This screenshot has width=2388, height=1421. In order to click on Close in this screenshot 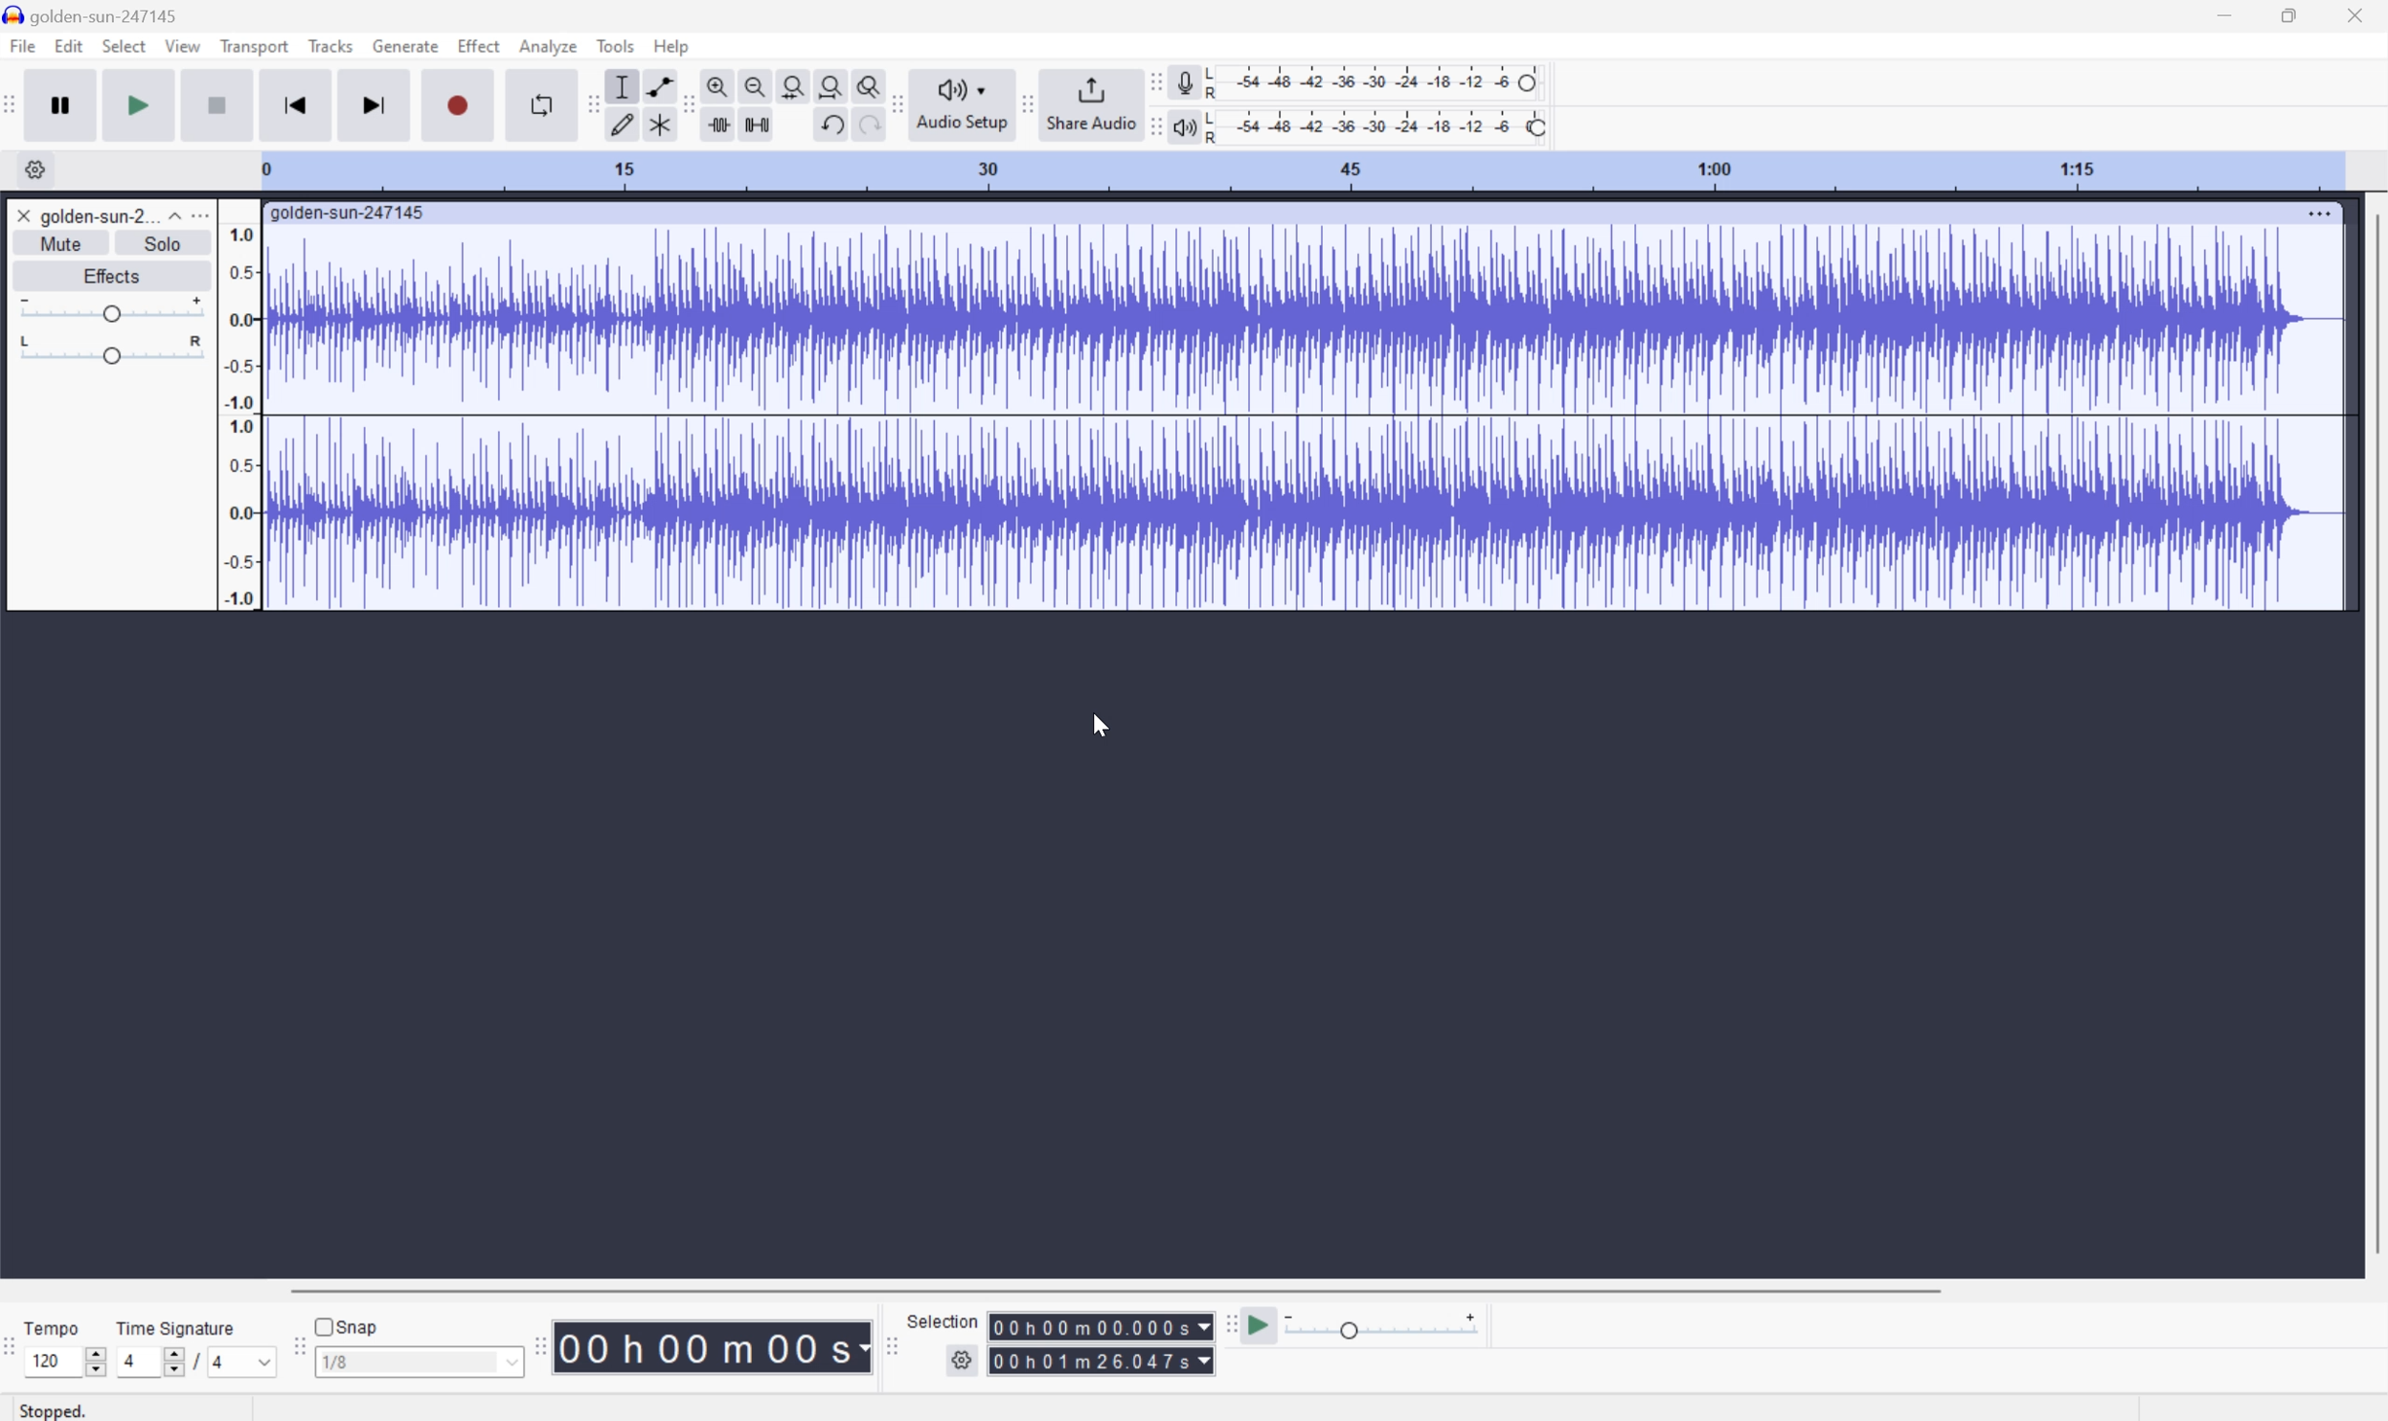, I will do `click(23, 215)`.